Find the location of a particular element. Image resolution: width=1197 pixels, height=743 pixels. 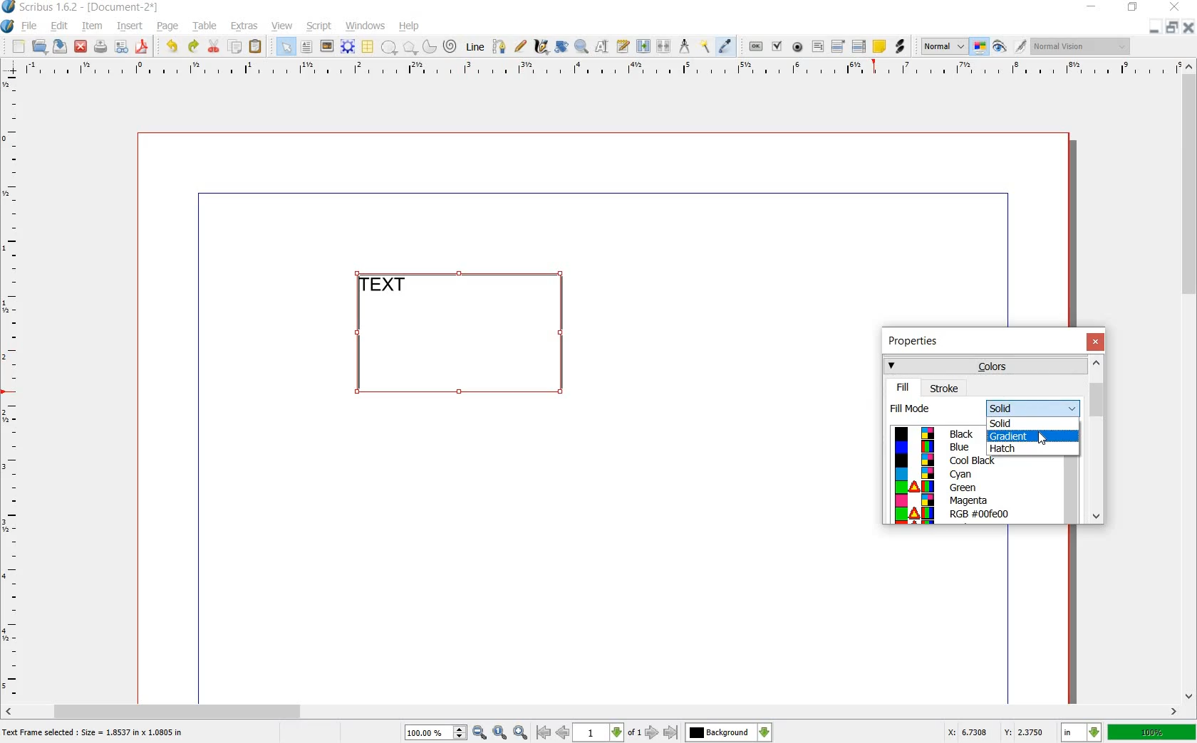

fill is located at coordinates (903, 387).